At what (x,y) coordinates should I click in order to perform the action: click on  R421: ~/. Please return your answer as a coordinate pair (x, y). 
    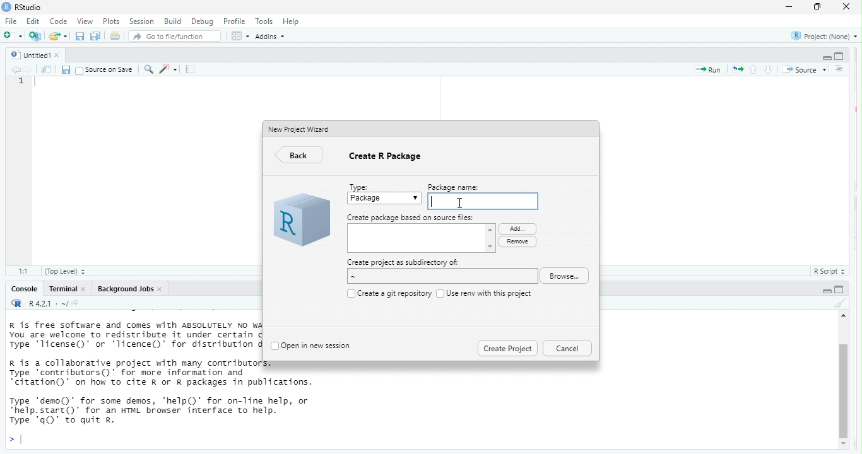
    Looking at the image, I should click on (61, 303).